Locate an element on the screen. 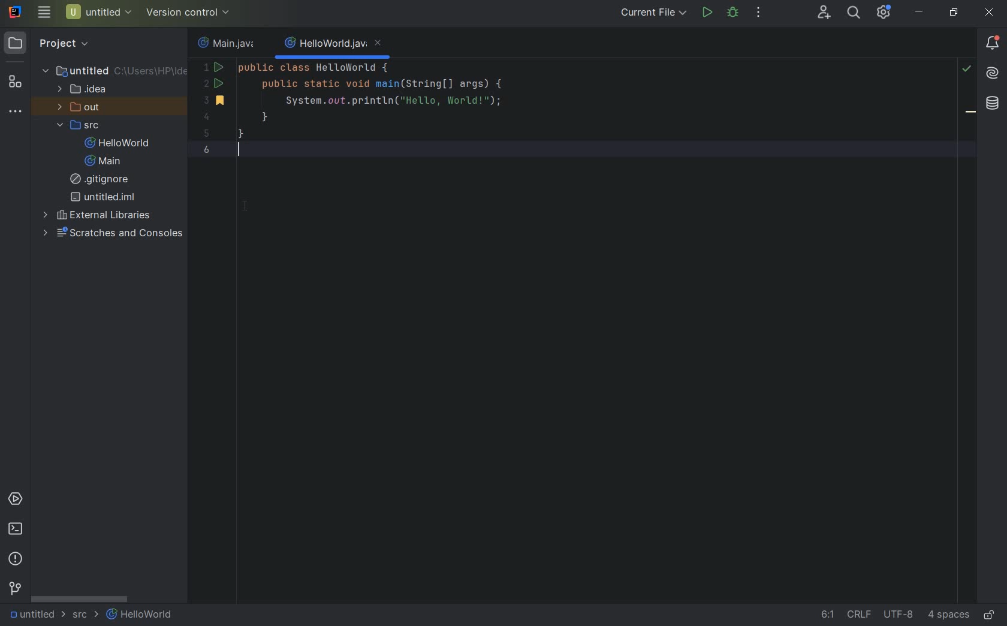 This screenshot has height=626, width=1007. untitled is located at coordinates (31, 615).